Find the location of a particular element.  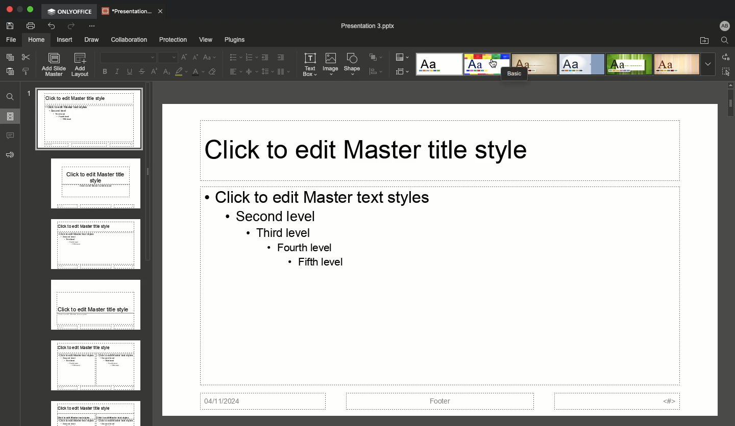

Blank style is located at coordinates (439, 65).